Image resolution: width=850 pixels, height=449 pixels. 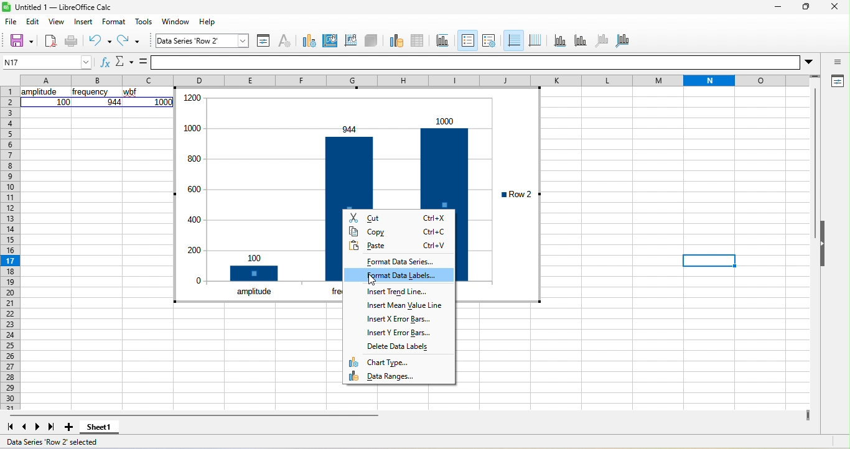 I want to click on cut, so click(x=398, y=218).